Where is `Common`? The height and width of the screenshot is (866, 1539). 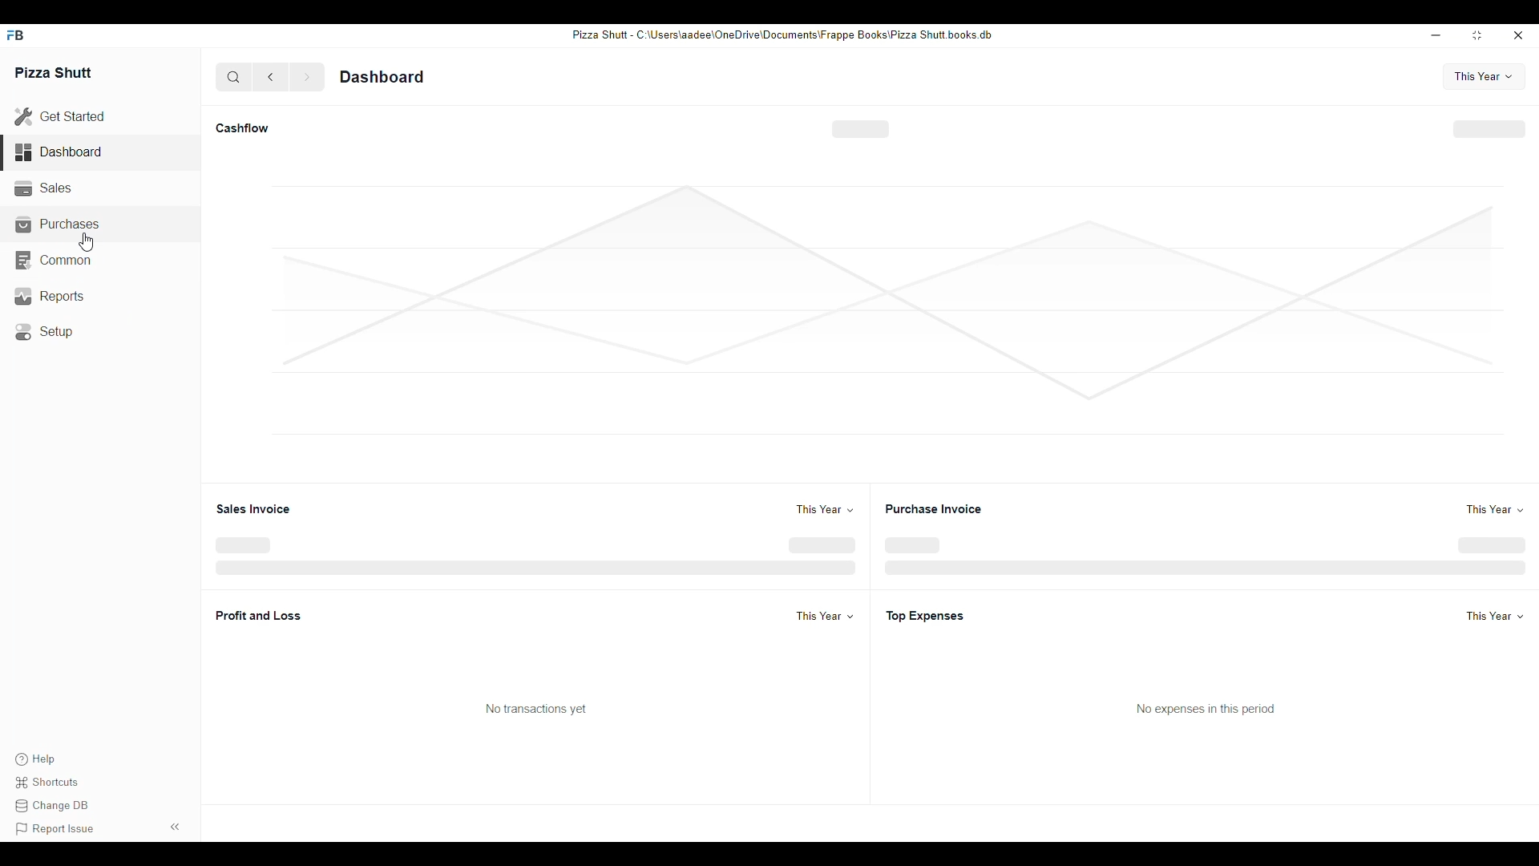 Common is located at coordinates (55, 258).